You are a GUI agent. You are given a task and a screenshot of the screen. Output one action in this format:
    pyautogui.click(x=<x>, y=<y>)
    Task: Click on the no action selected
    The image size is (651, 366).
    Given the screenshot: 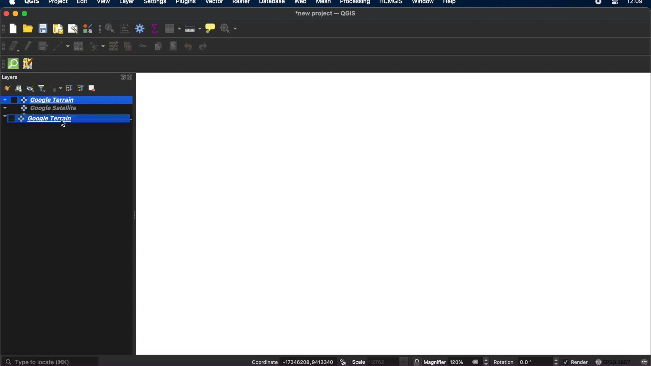 What is the action you would take?
    pyautogui.click(x=229, y=29)
    